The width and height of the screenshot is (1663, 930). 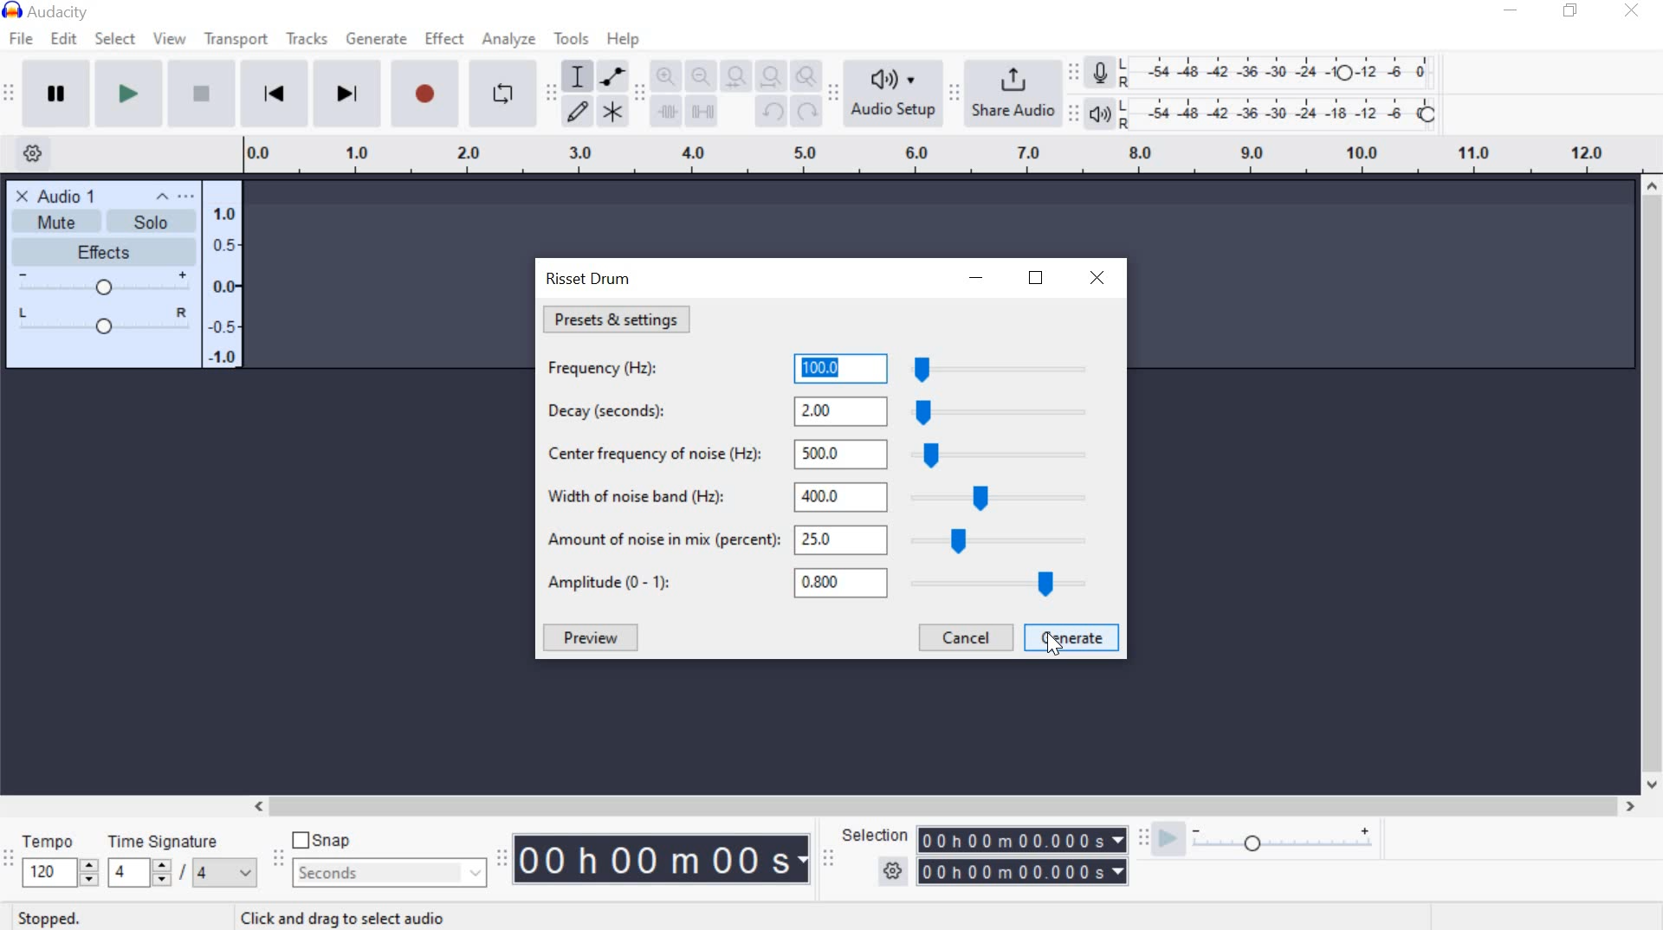 I want to click on selection option, so click(x=893, y=869).